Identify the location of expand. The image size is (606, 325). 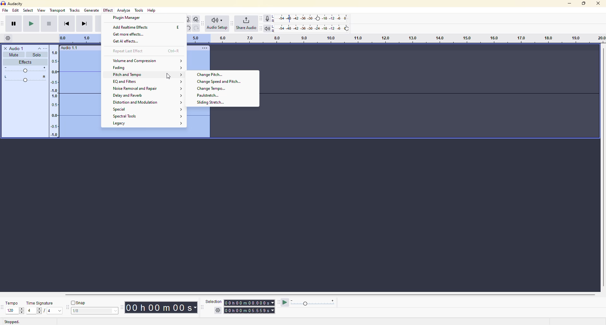
(181, 61).